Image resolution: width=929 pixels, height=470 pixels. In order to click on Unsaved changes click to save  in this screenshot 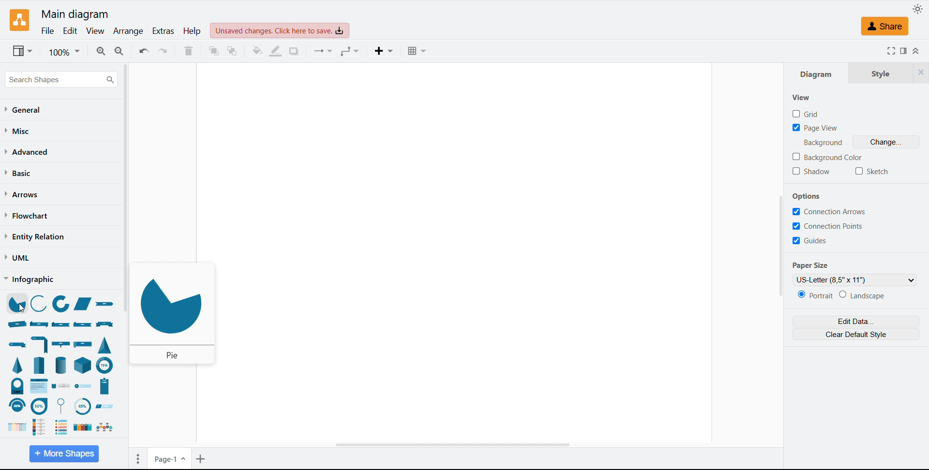, I will do `click(280, 30)`.